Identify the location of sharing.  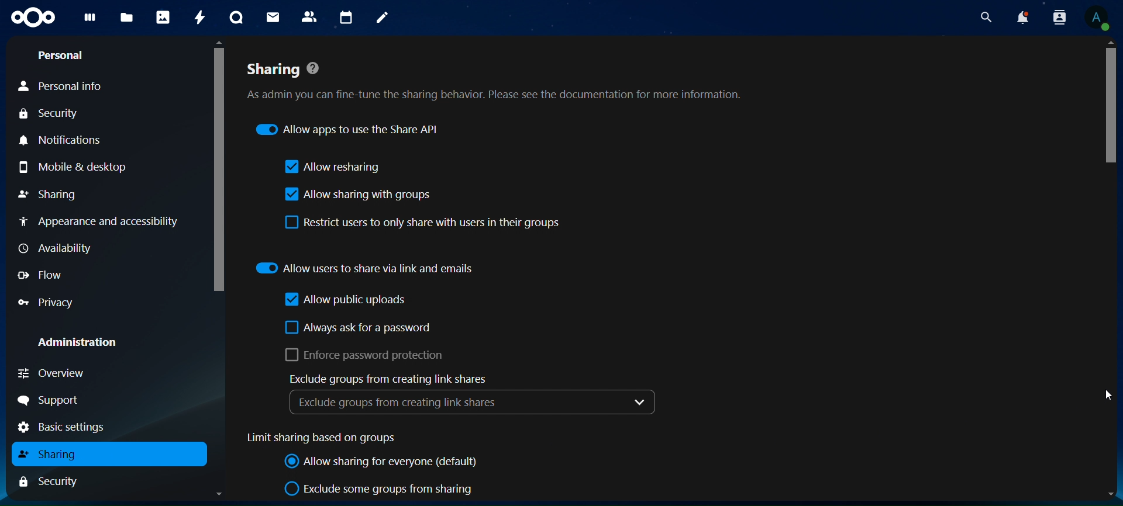
(50, 193).